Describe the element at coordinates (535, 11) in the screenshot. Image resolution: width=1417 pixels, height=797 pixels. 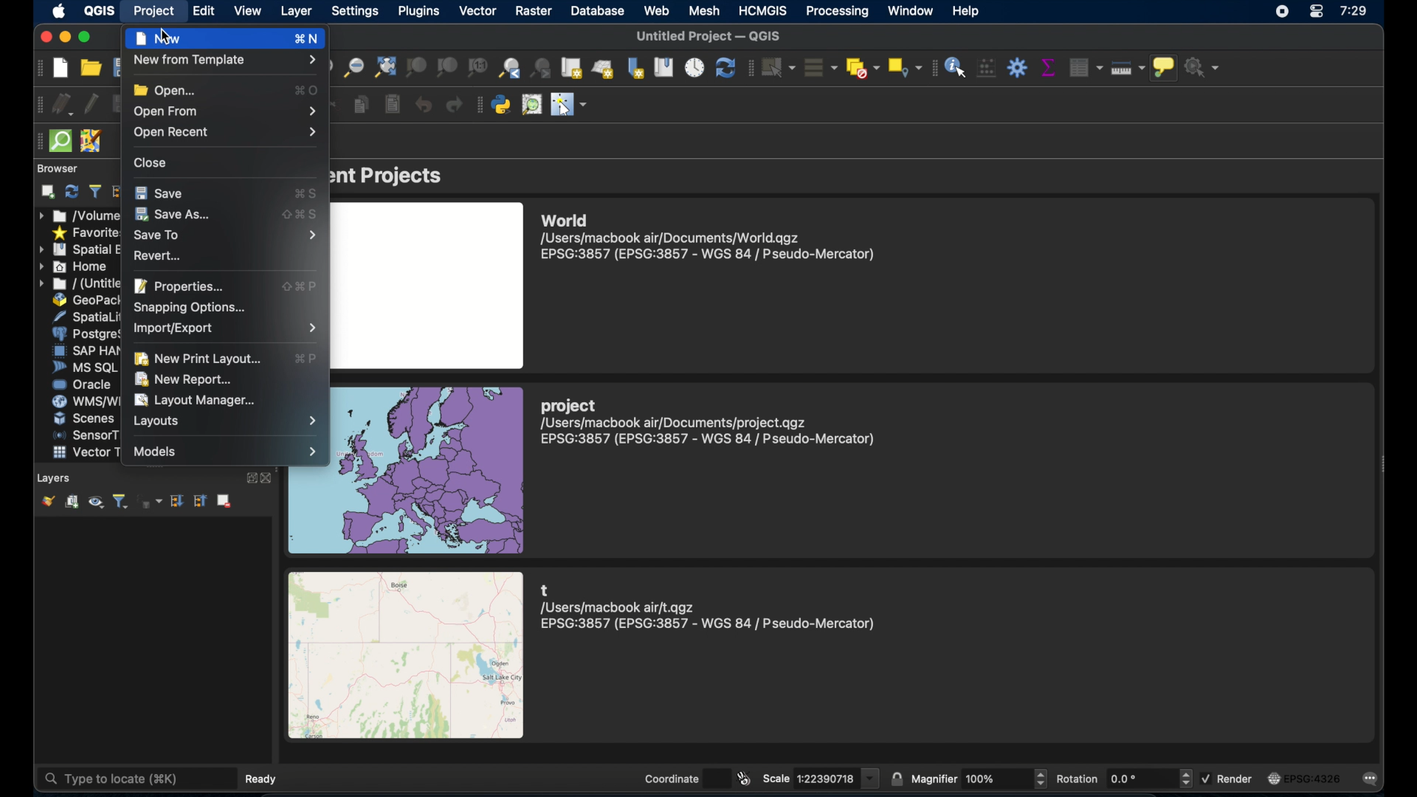
I see `raster` at that location.